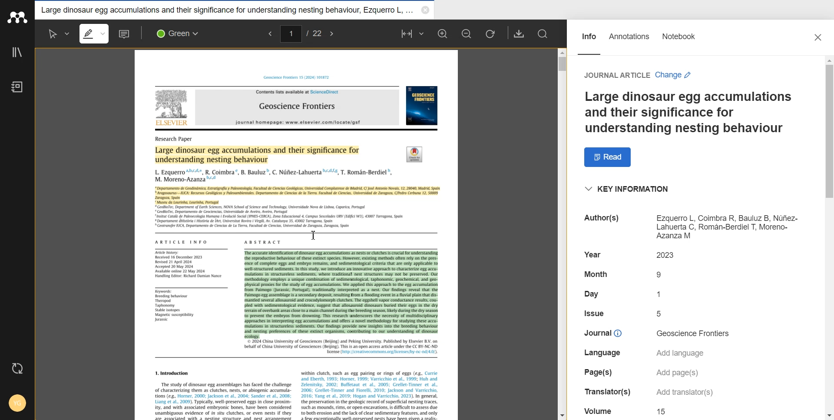 Image resolution: width=834 pixels, height=420 pixels. Describe the element at coordinates (728, 227) in the screenshot. I see `text` at that location.